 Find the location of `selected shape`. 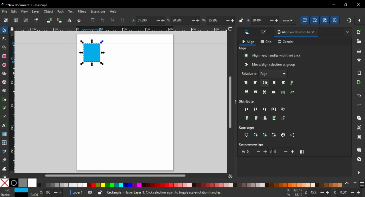

selected shape is located at coordinates (91, 53).